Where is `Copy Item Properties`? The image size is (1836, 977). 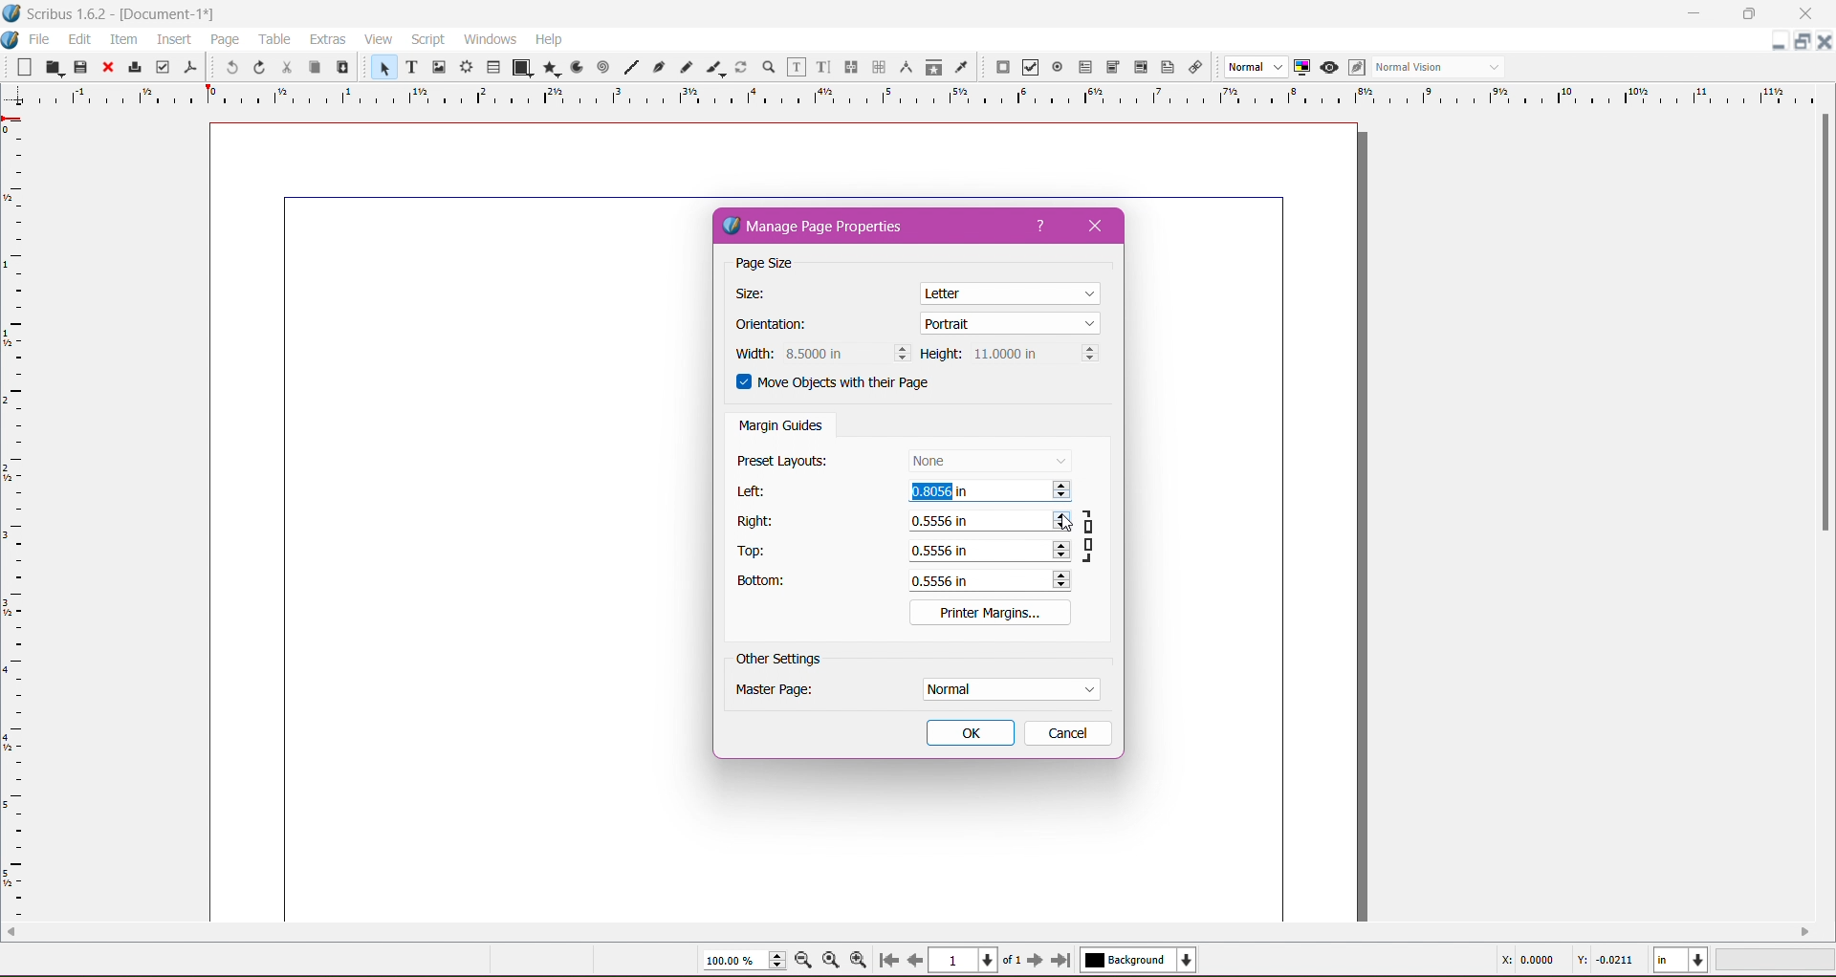
Copy Item Properties is located at coordinates (933, 67).